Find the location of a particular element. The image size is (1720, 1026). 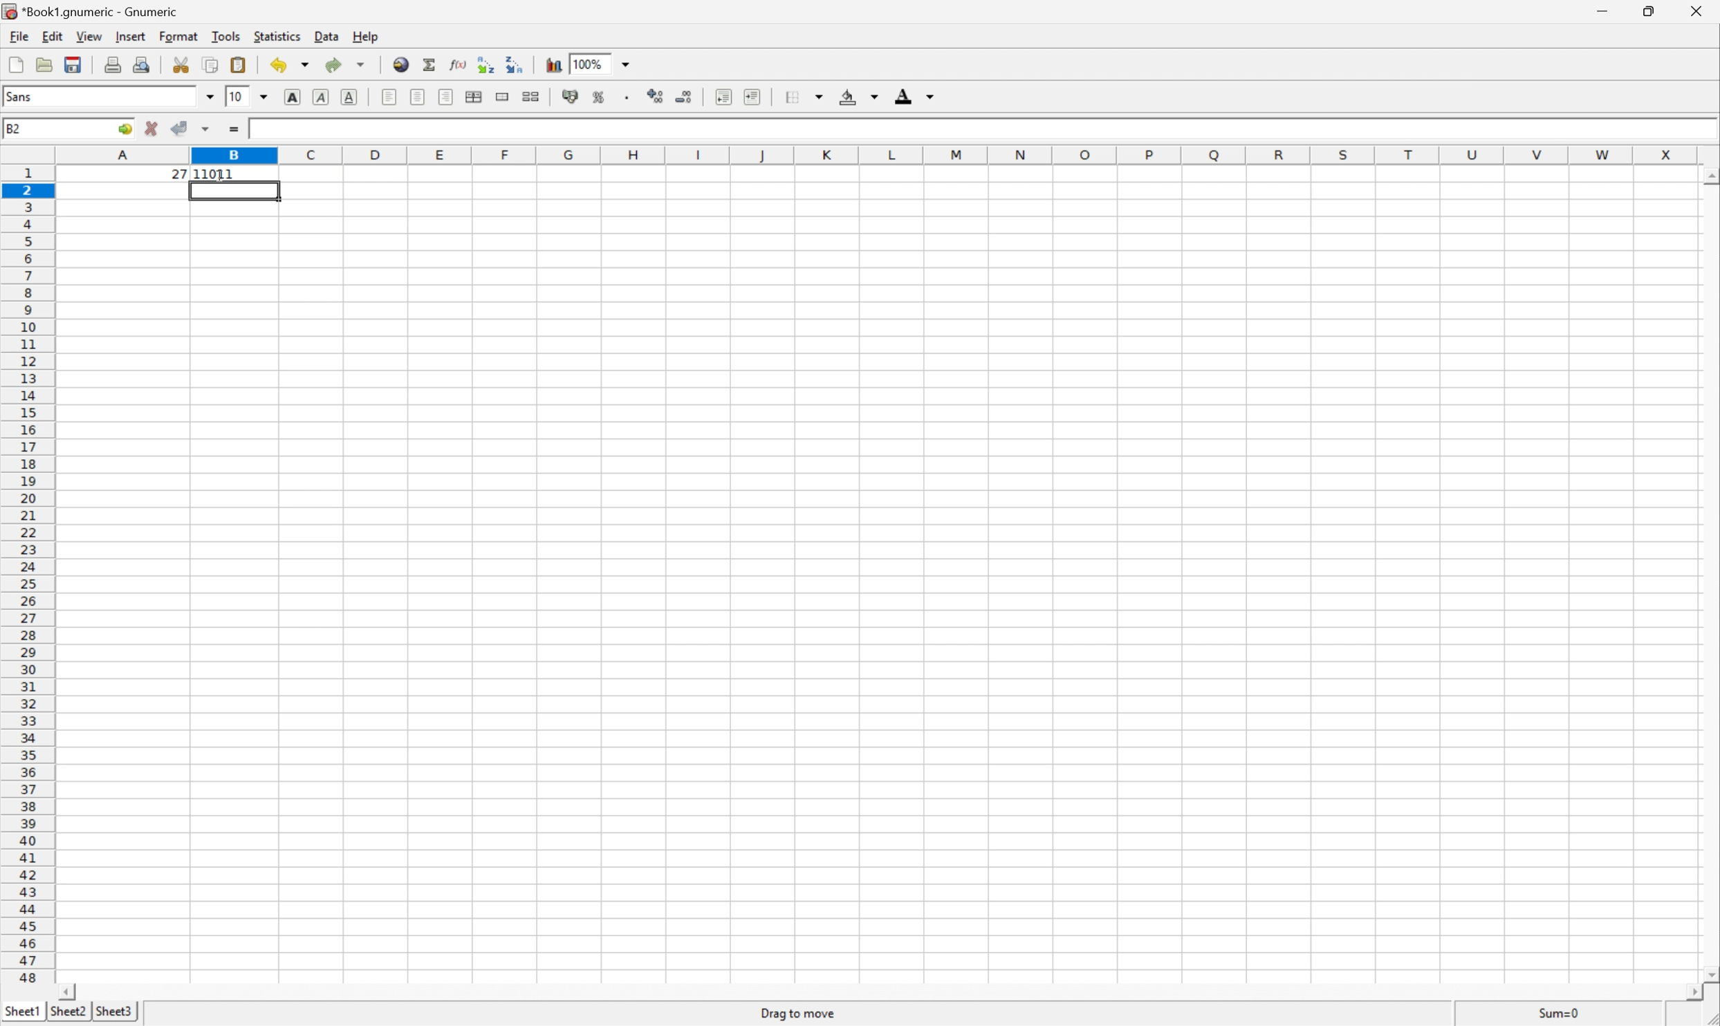

Drop Down is located at coordinates (267, 97).